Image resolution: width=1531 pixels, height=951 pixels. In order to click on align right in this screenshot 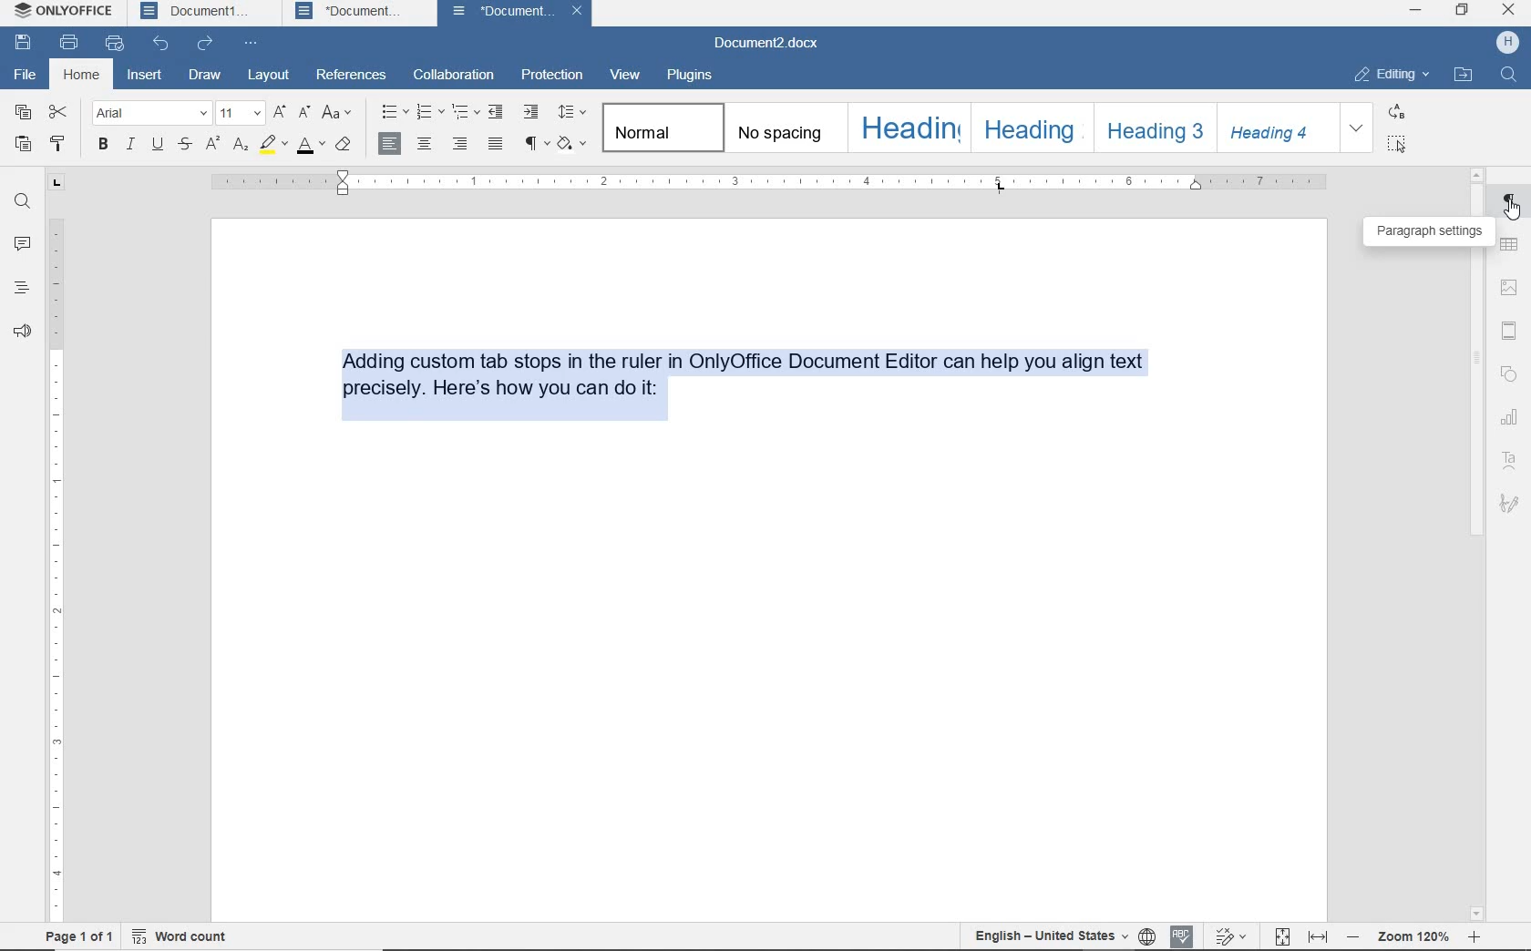, I will do `click(393, 143)`.